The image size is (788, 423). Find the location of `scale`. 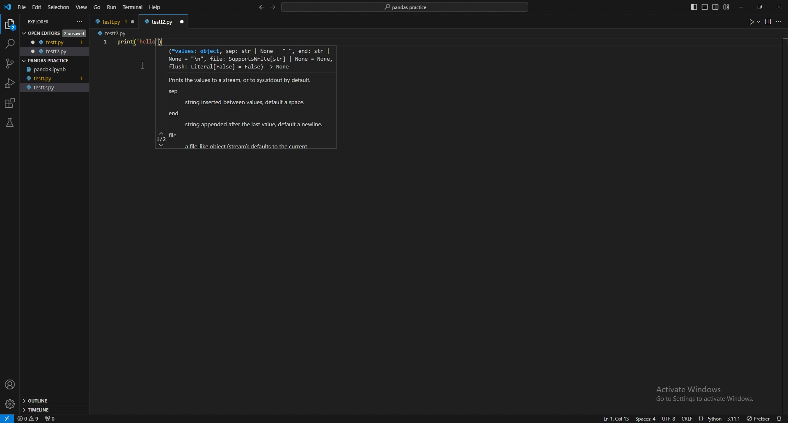

scale is located at coordinates (105, 49).